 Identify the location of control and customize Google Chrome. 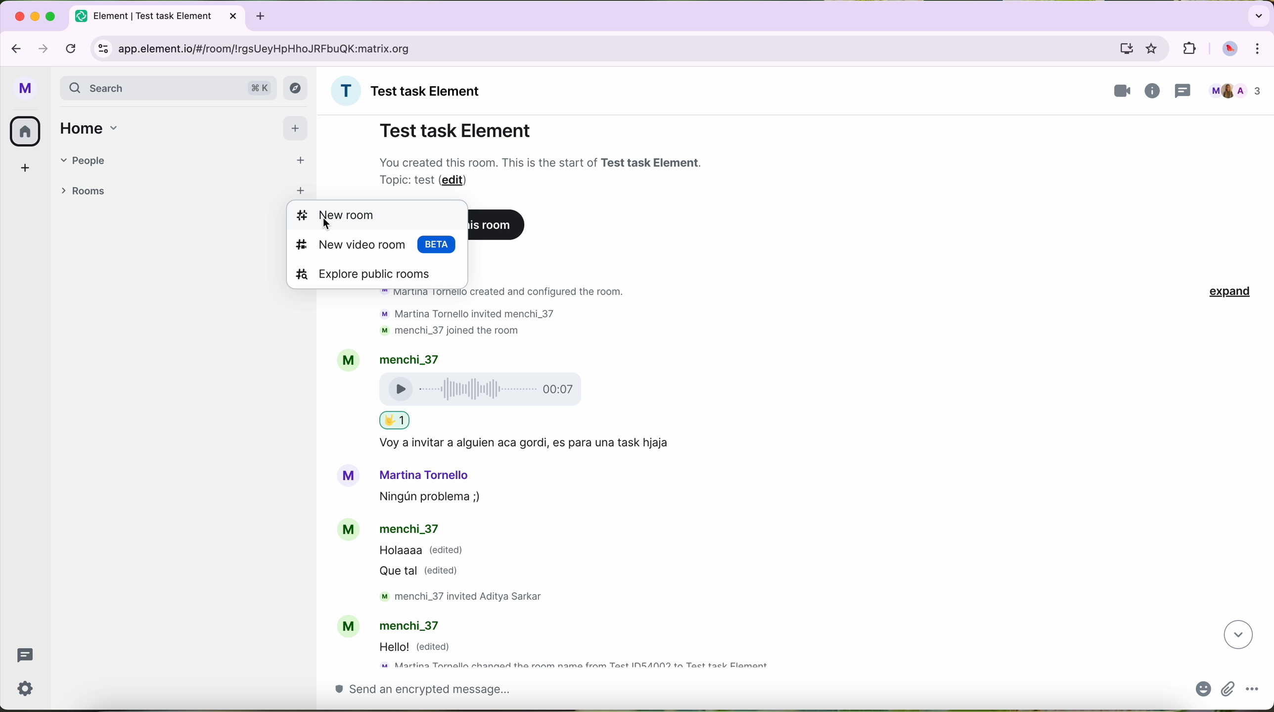
(1263, 49).